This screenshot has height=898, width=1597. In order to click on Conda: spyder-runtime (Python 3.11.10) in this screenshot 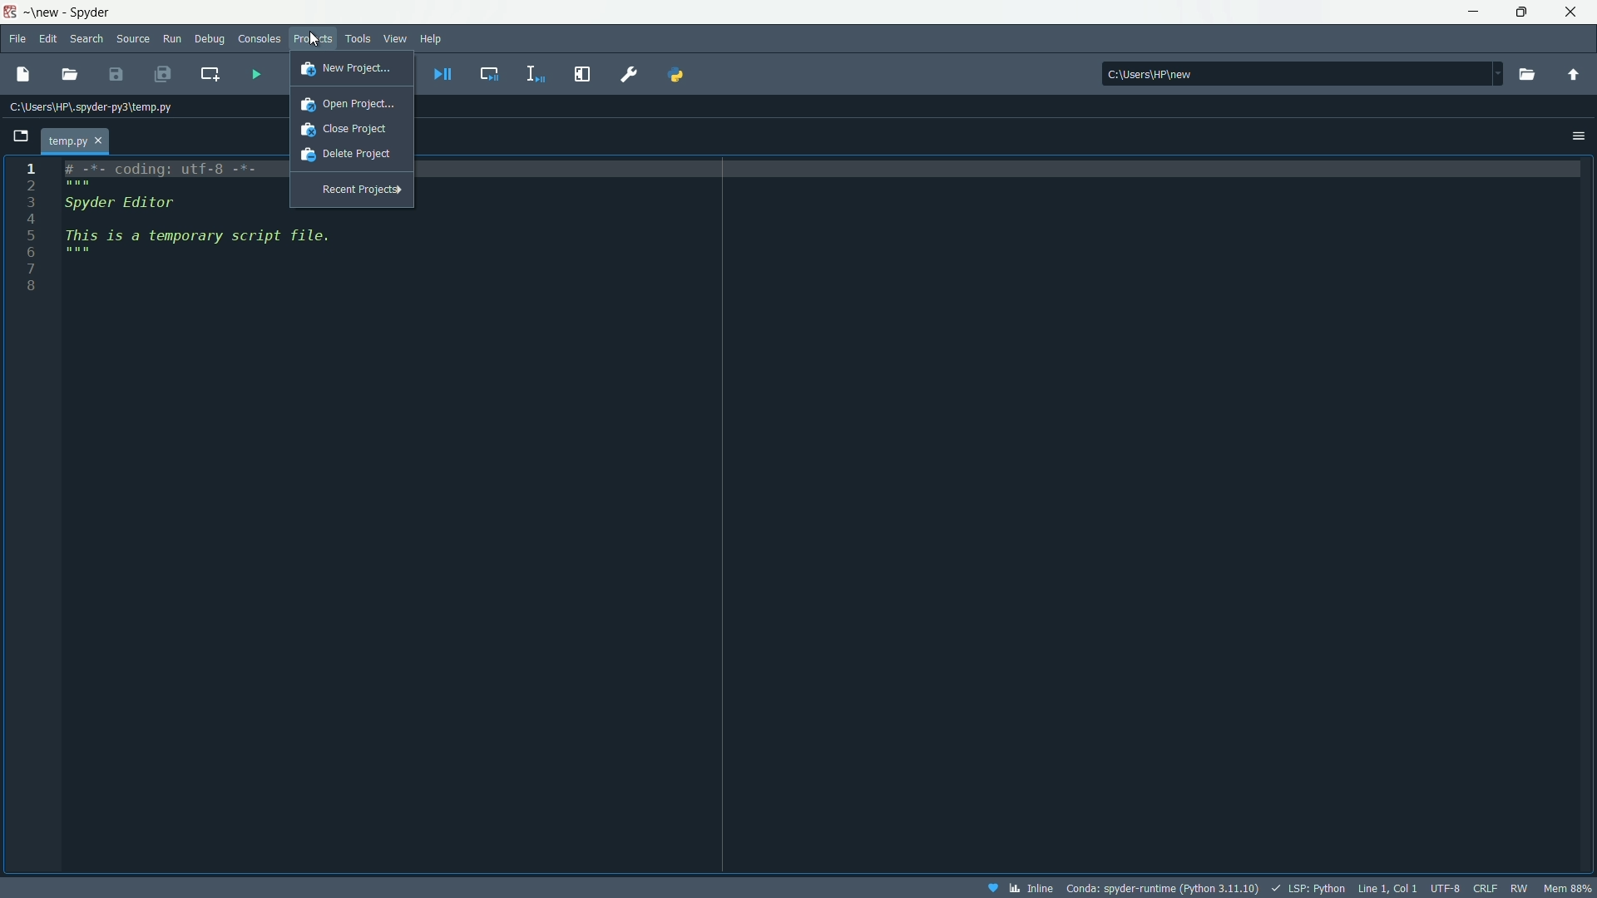, I will do `click(1159, 889)`.